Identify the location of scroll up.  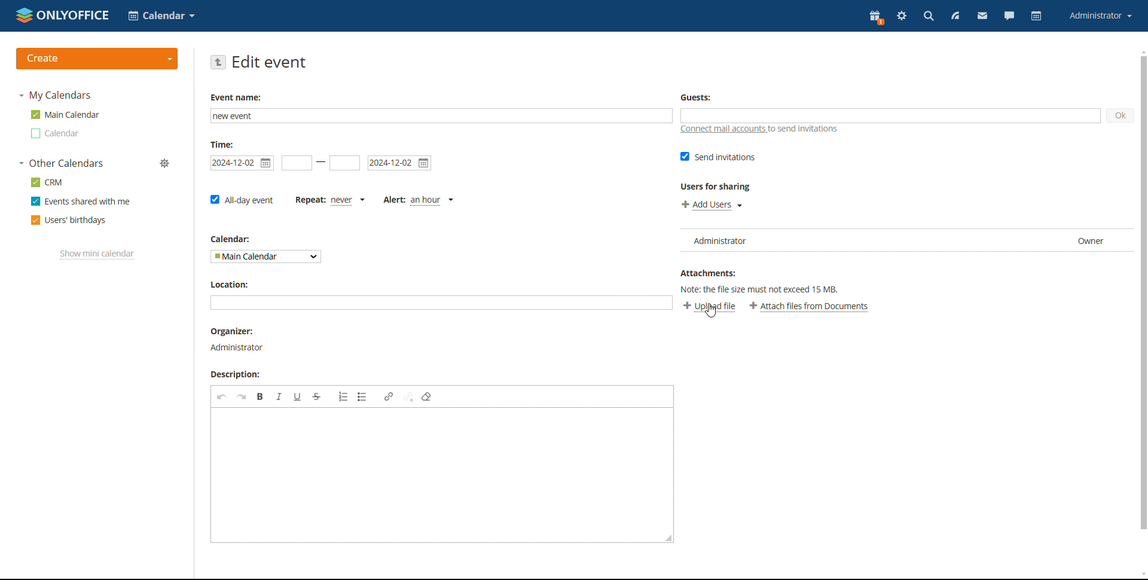
(1141, 51).